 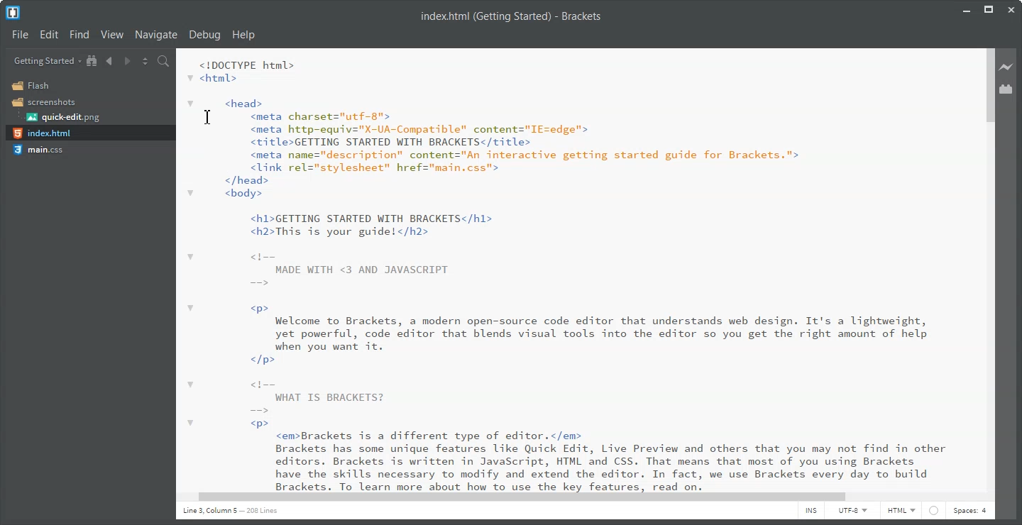 I want to click on HTML, so click(x=903, y=511).